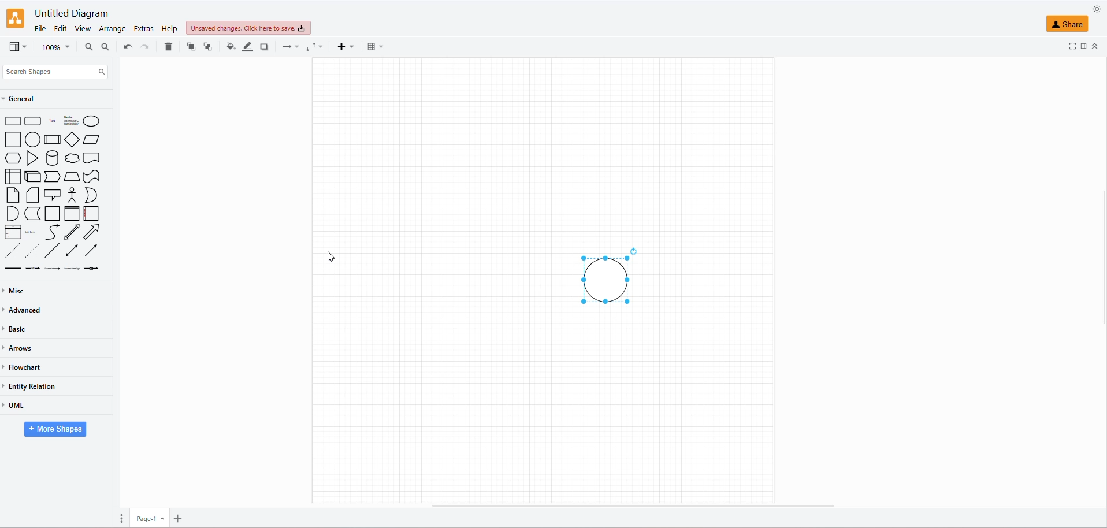  What do you see at coordinates (288, 49) in the screenshot?
I see `CONNECTION` at bounding box center [288, 49].